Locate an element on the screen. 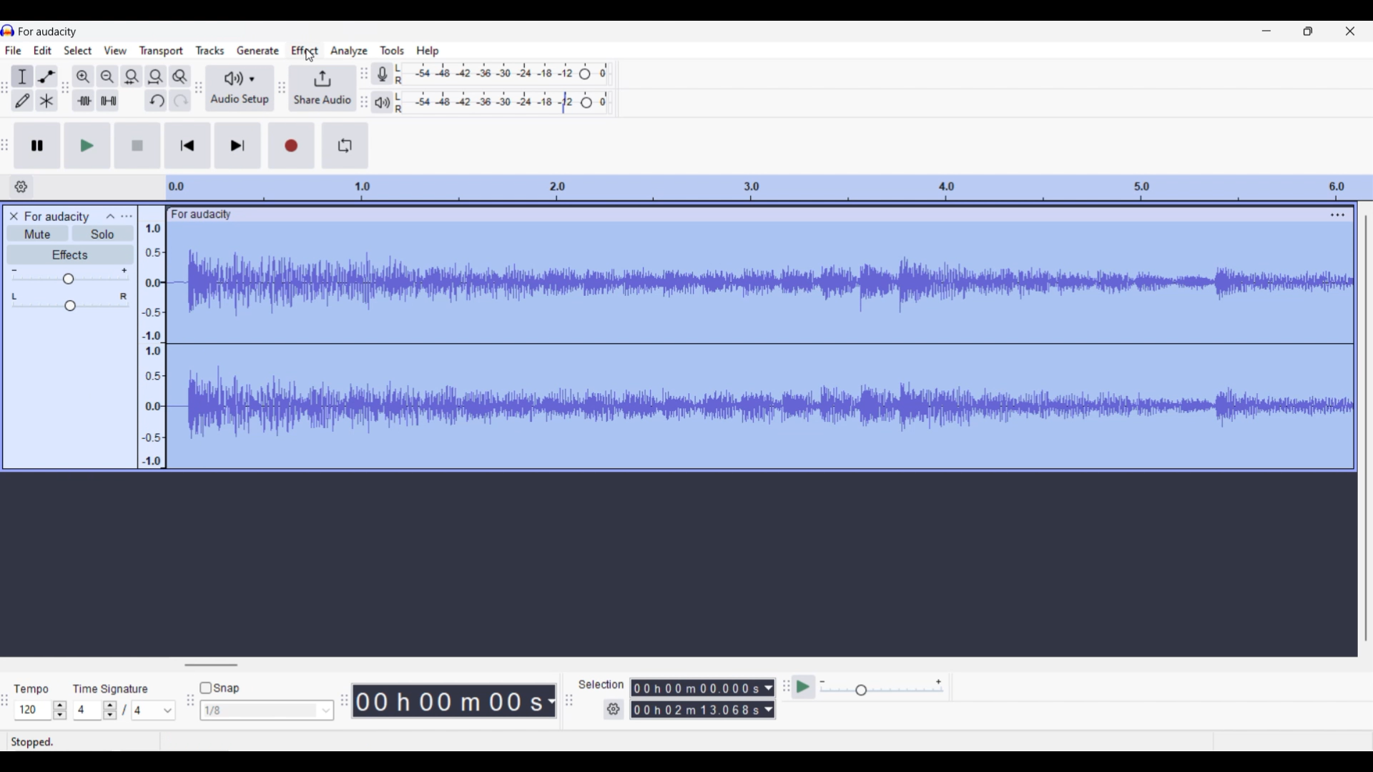  00 k 00 m 00 s is located at coordinates (448, 701).